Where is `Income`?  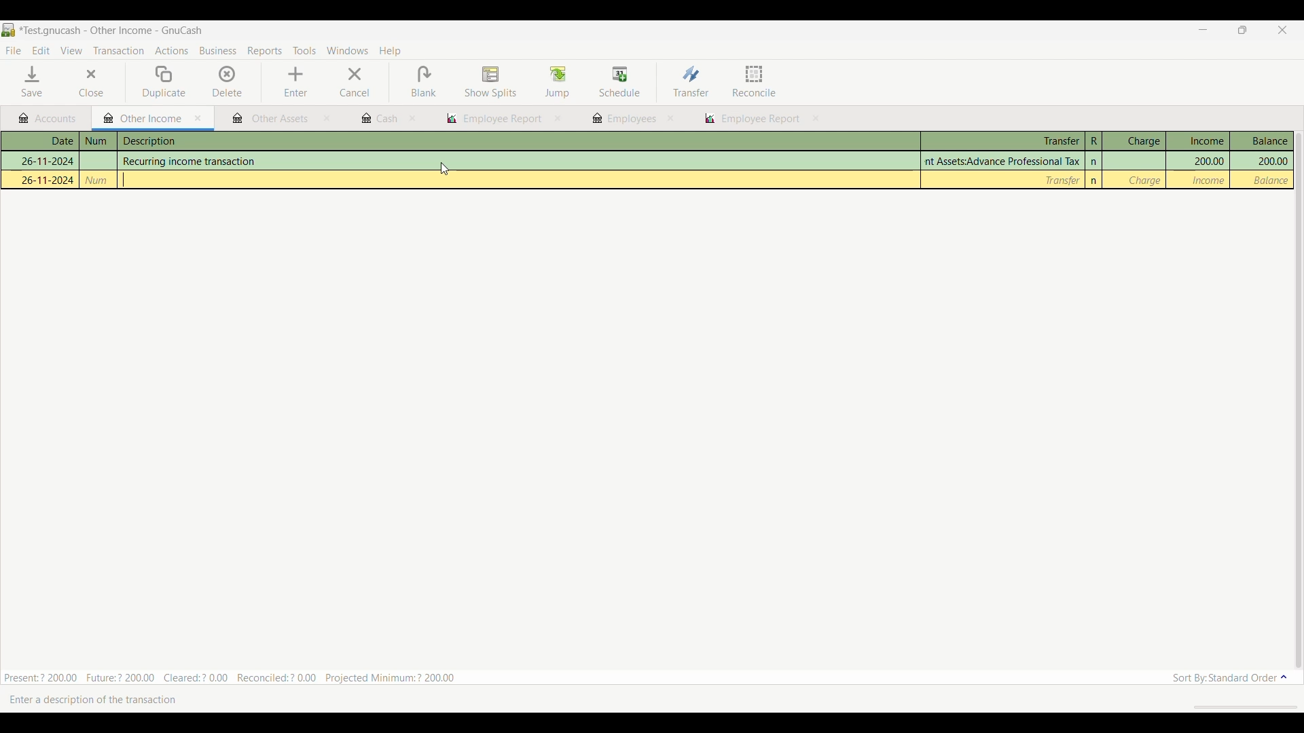
Income is located at coordinates (1204, 180).